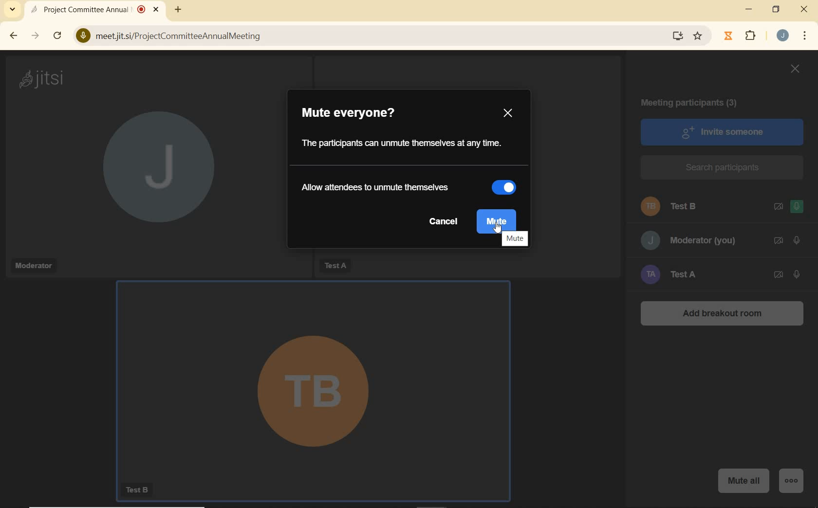 The height and width of the screenshot is (508, 818). I want to click on CUSTOMIZE GOOGLE CHROME, so click(807, 37).